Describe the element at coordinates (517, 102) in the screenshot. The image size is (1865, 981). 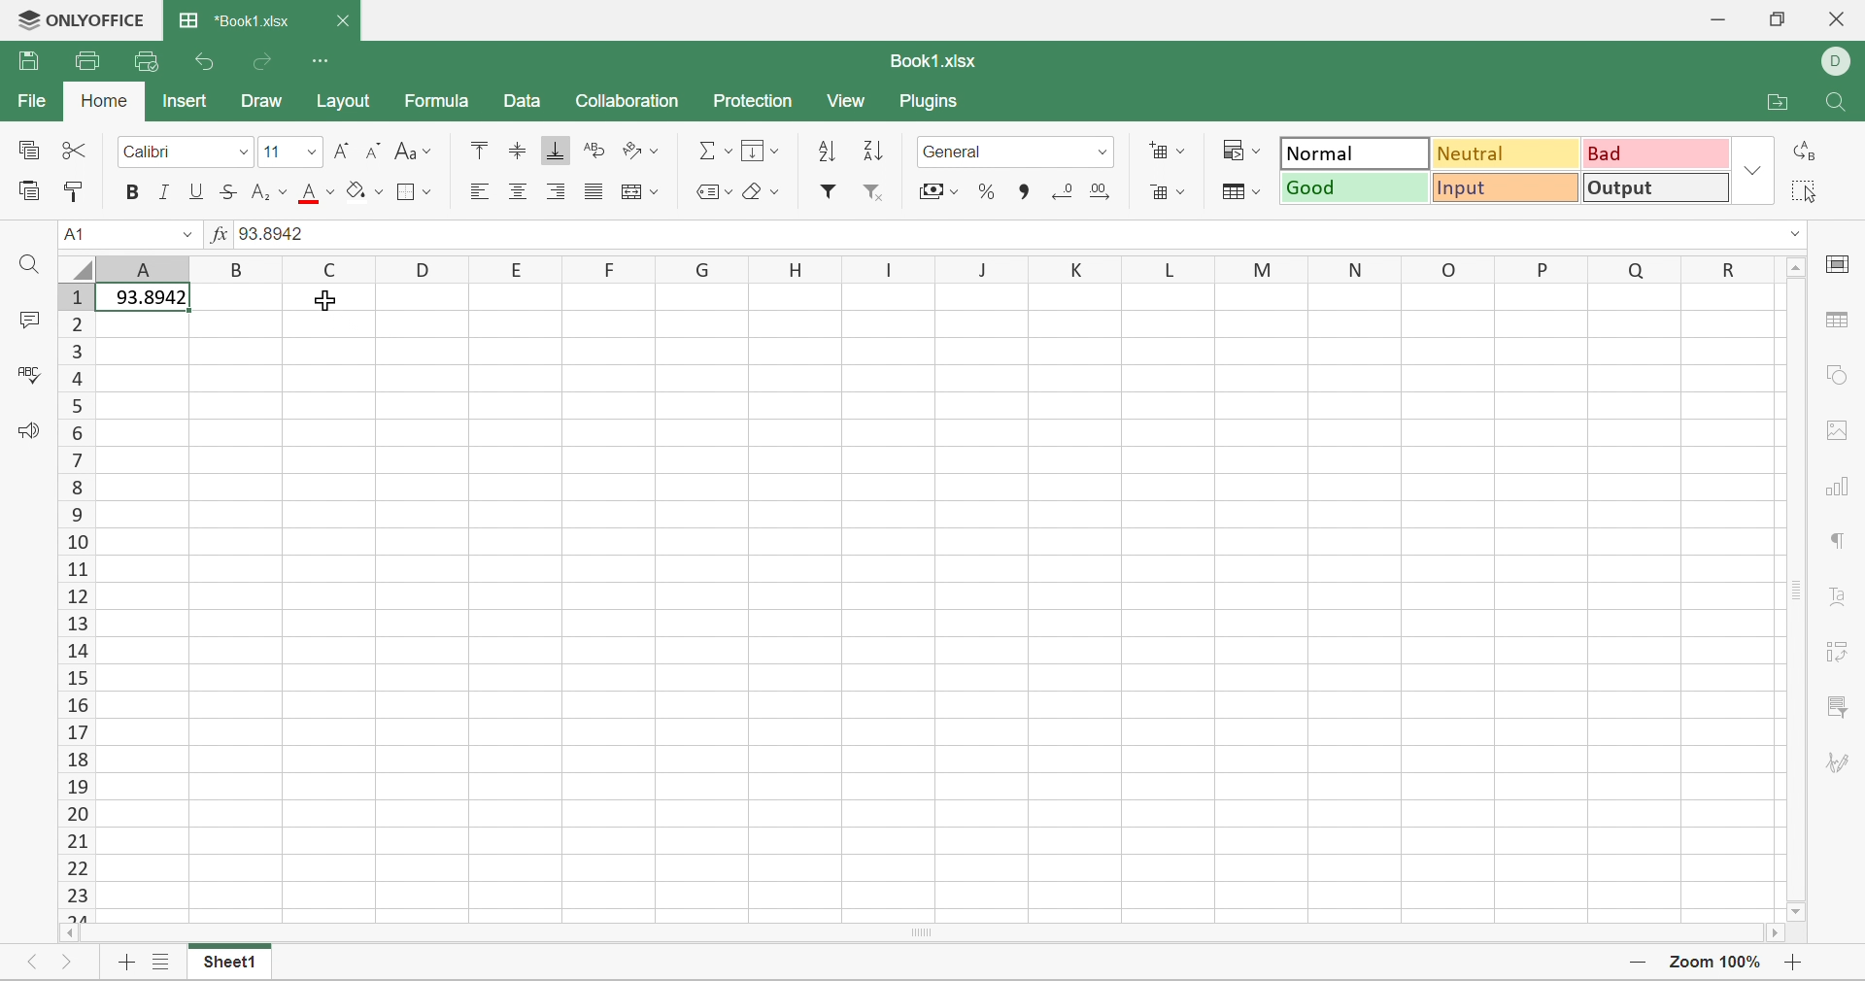
I see `Data` at that location.